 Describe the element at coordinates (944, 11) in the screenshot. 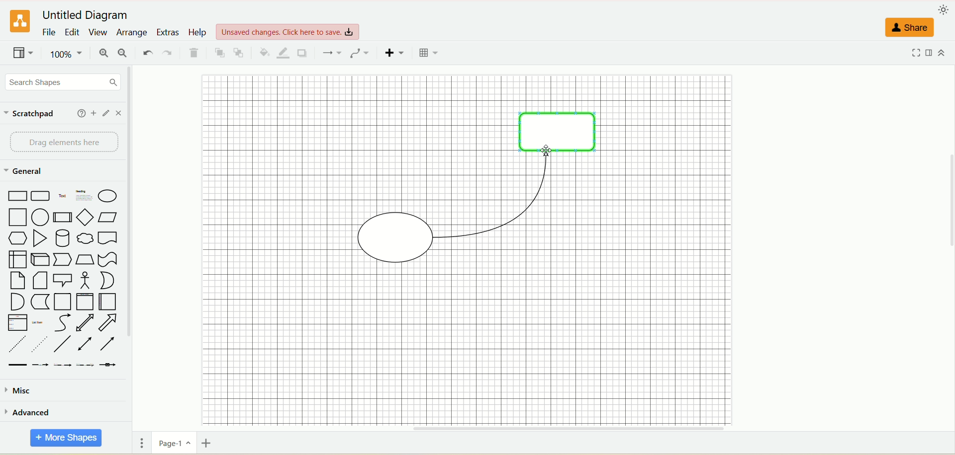

I see `appearance` at that location.